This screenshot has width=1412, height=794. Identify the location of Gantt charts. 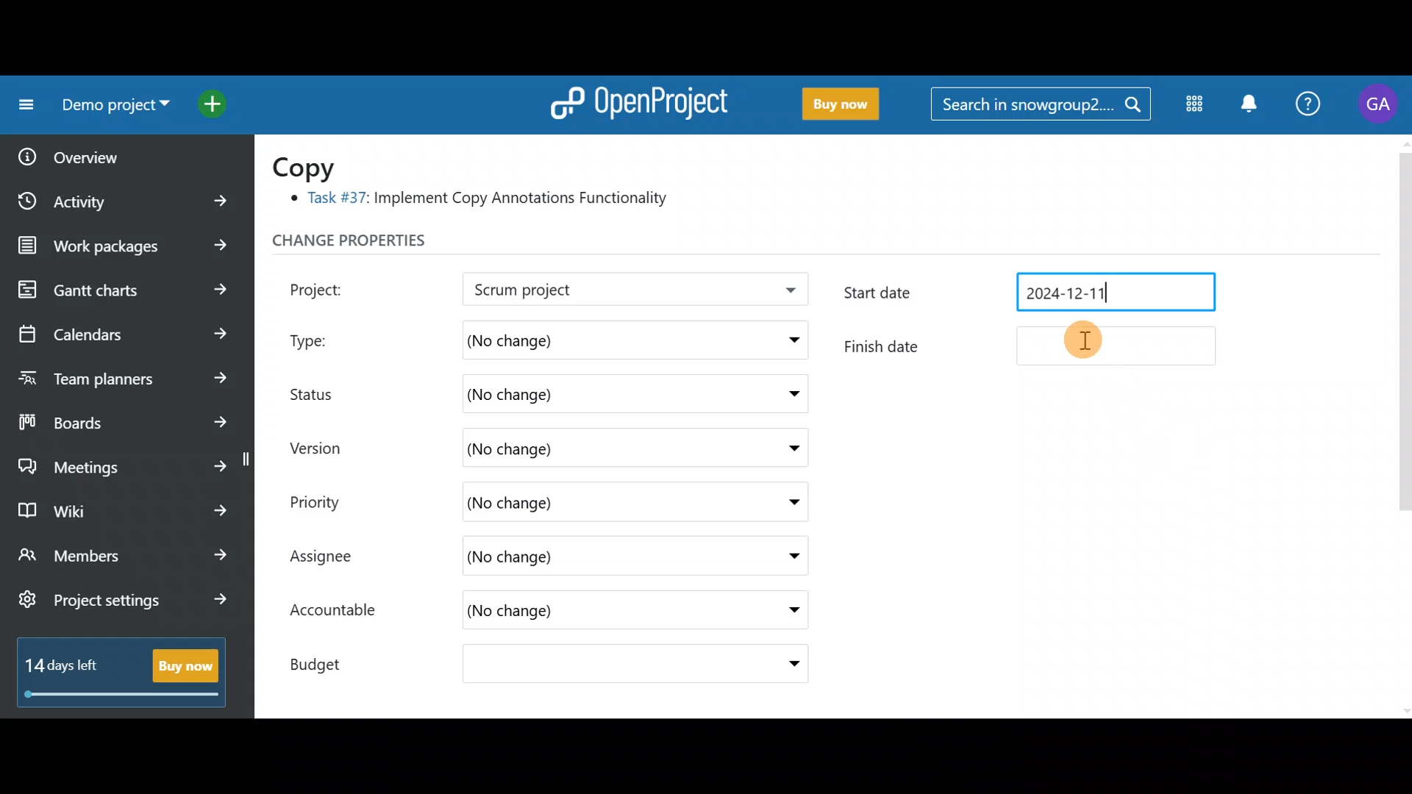
(120, 290).